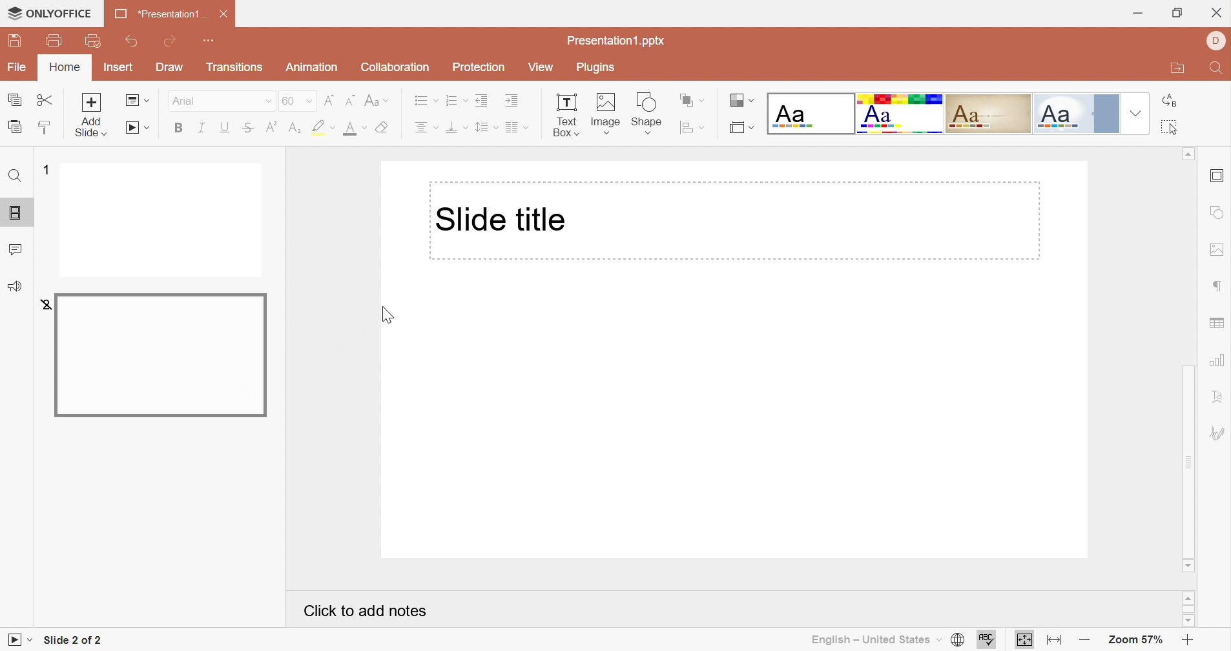 Image resolution: width=1231 pixels, height=651 pixels. Describe the element at coordinates (1137, 12) in the screenshot. I see `Minimize` at that location.